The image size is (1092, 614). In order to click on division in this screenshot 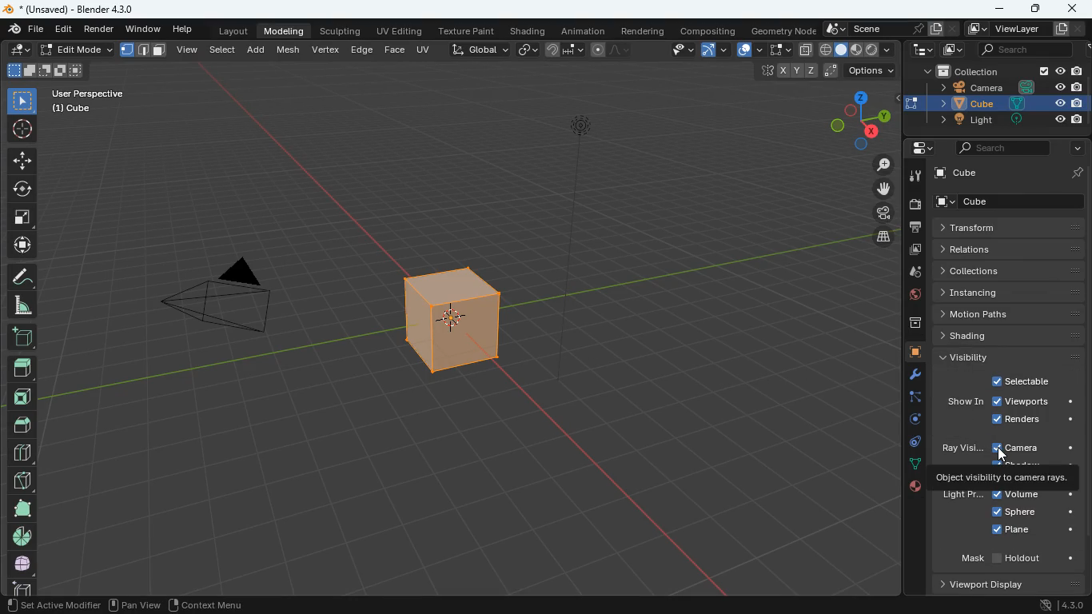, I will do `click(22, 453)`.